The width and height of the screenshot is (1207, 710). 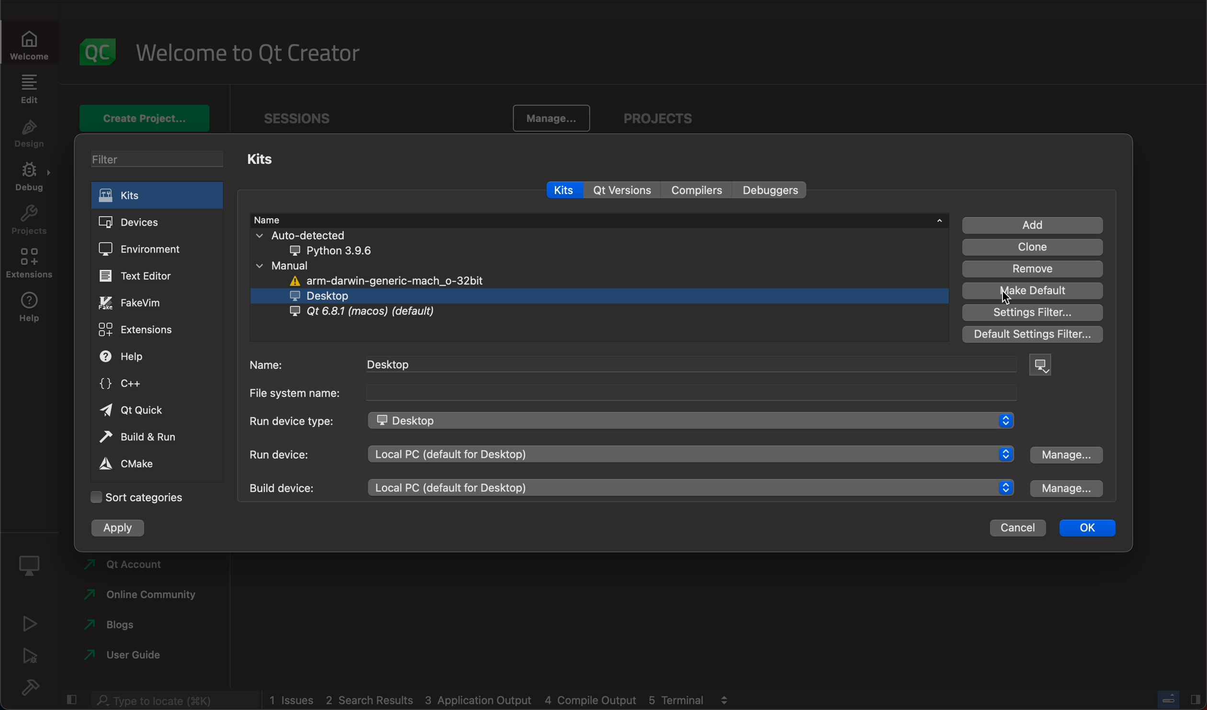 What do you see at coordinates (31, 264) in the screenshot?
I see `extensions` at bounding box center [31, 264].